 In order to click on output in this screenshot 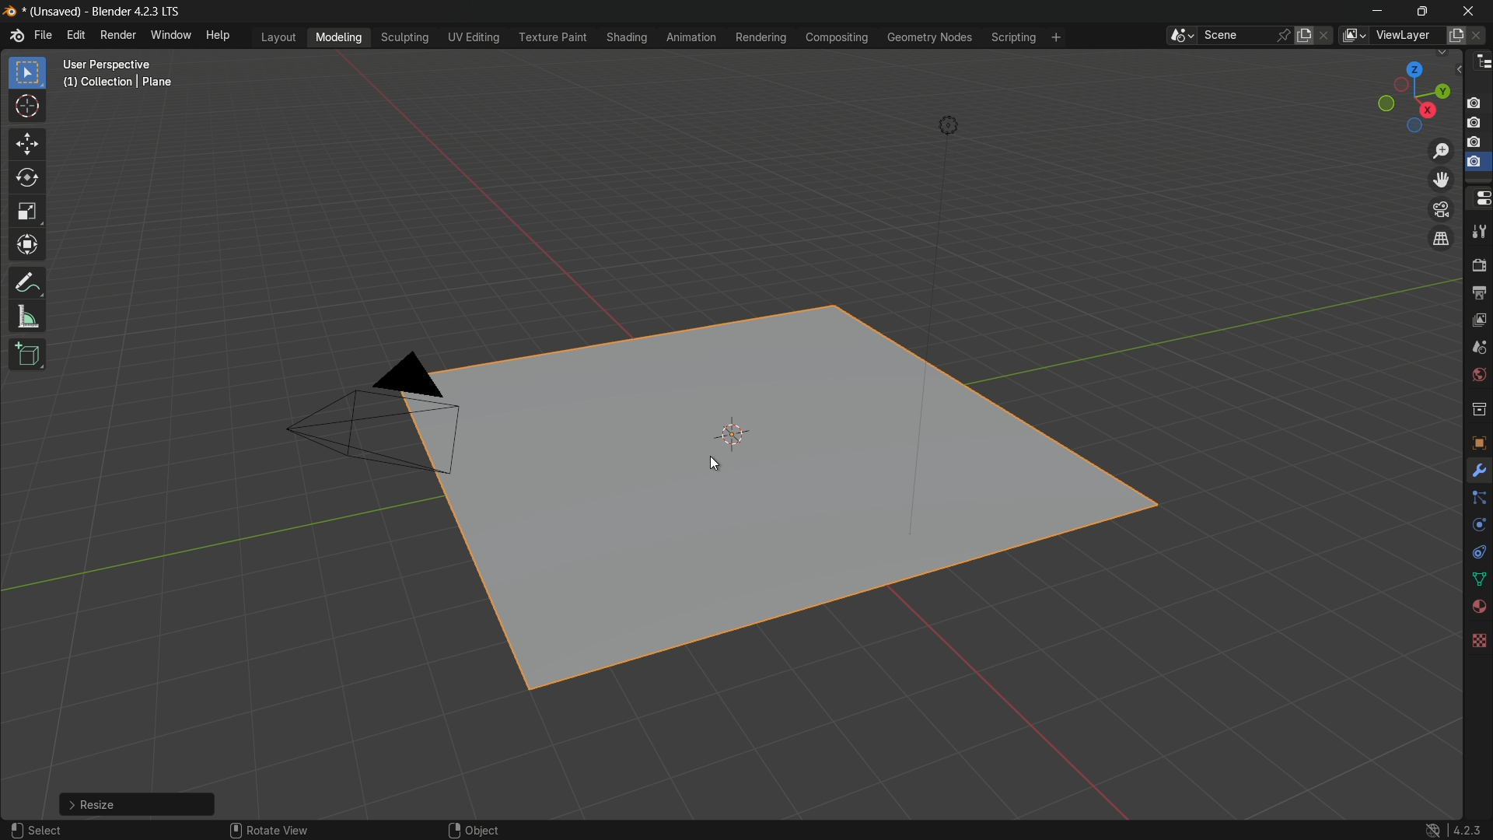, I will do `click(1477, 291)`.